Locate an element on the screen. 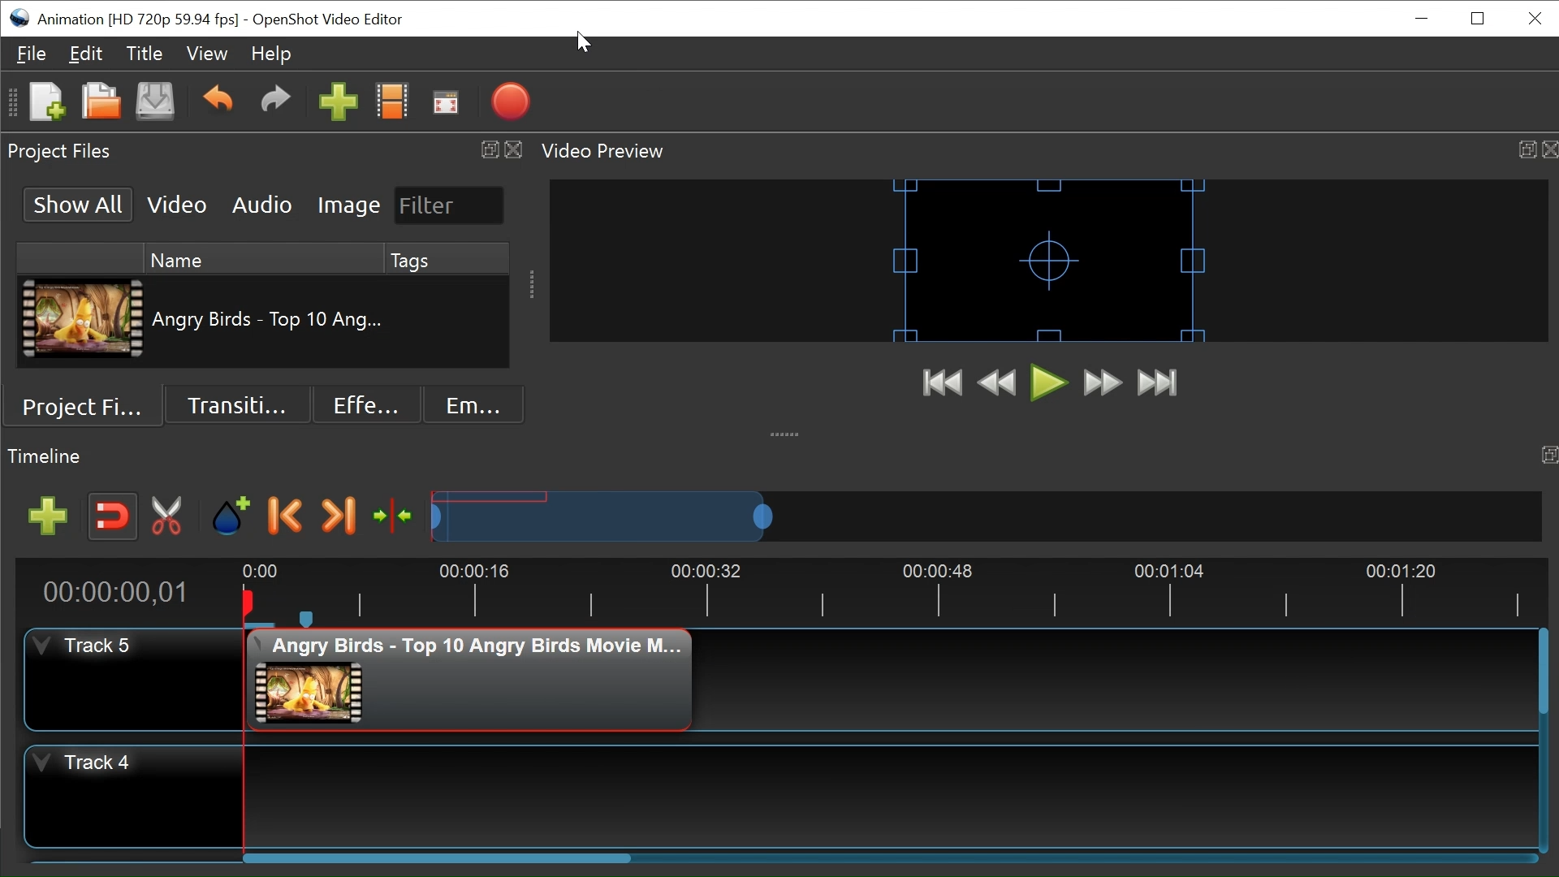 The image size is (1559, 877). OpenShot Video Editor is located at coordinates (329, 20).